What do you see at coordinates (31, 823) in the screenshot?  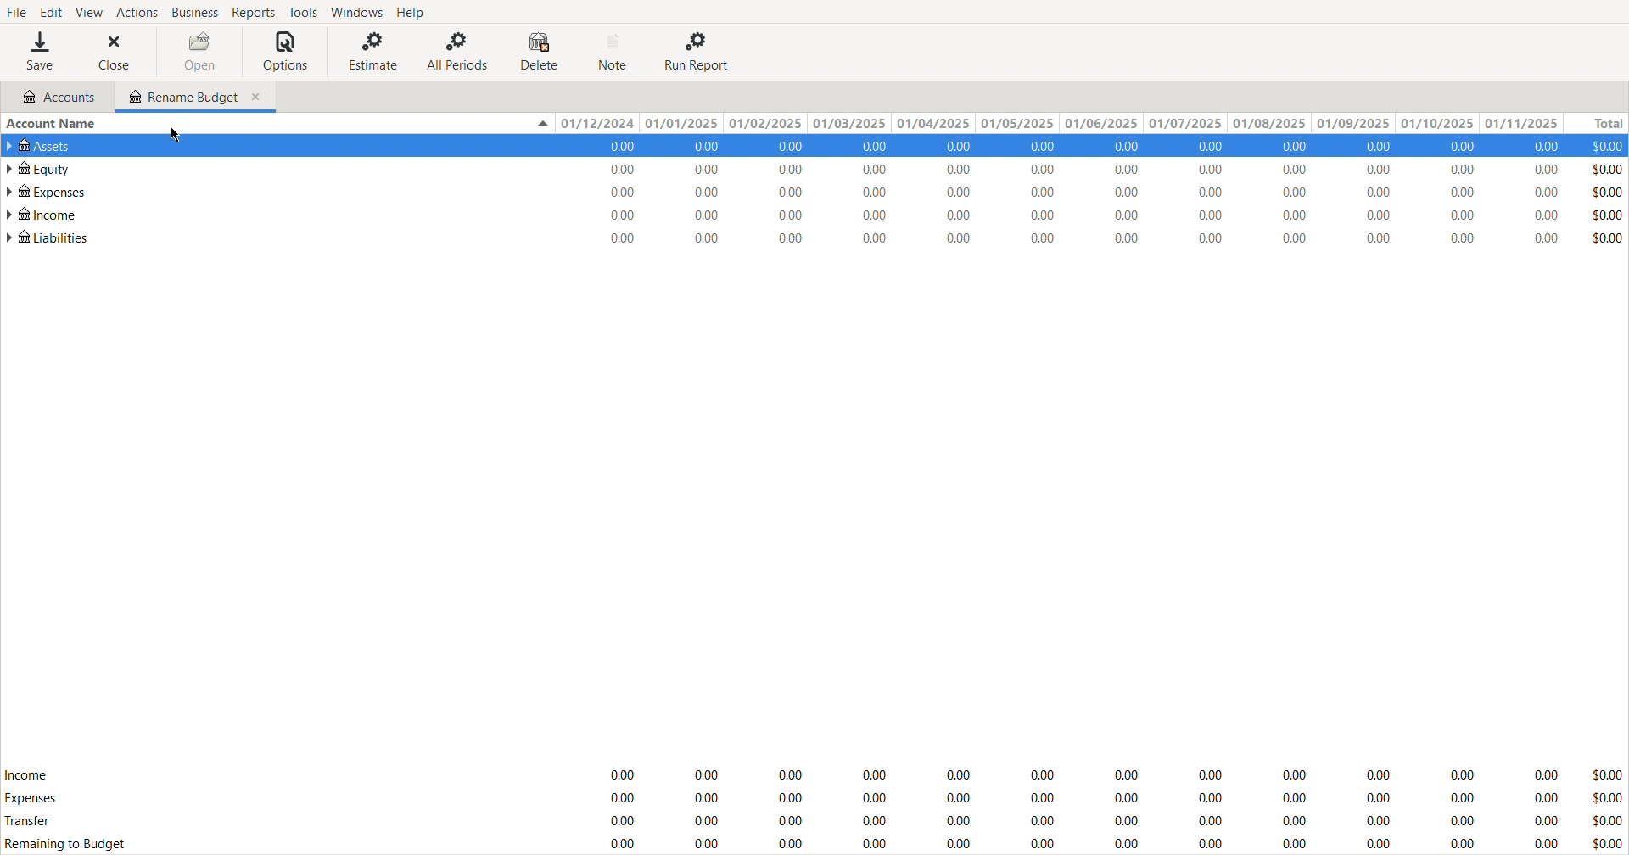 I see `Transfer` at bounding box center [31, 823].